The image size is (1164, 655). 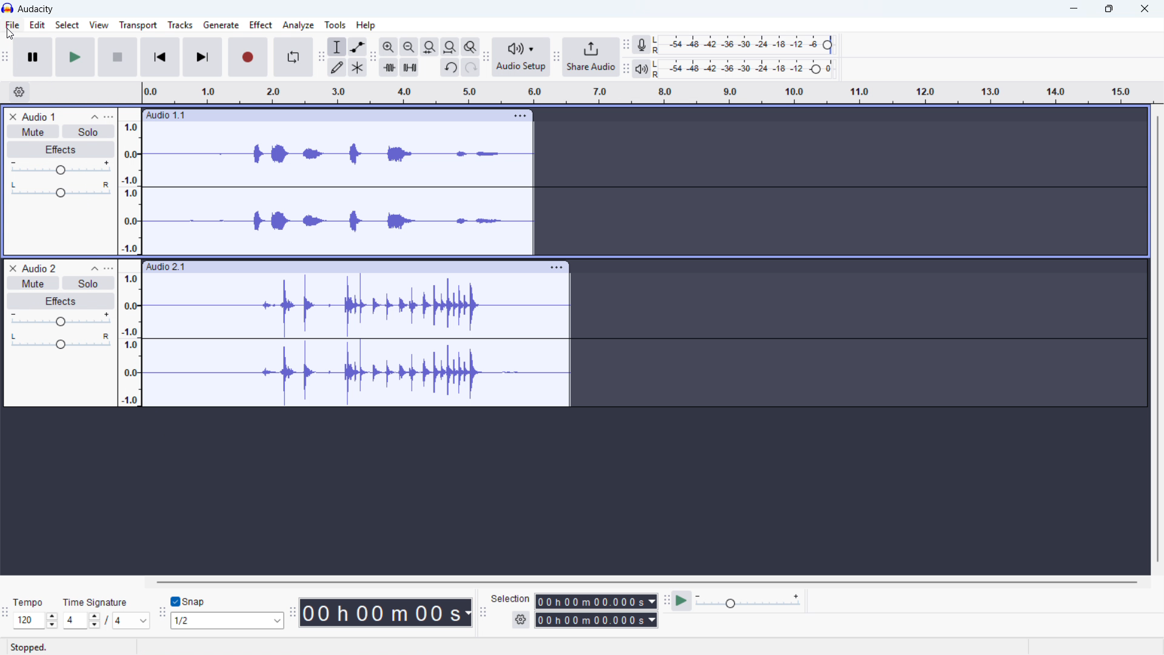 What do you see at coordinates (338, 47) in the screenshot?
I see `Selection tool` at bounding box center [338, 47].